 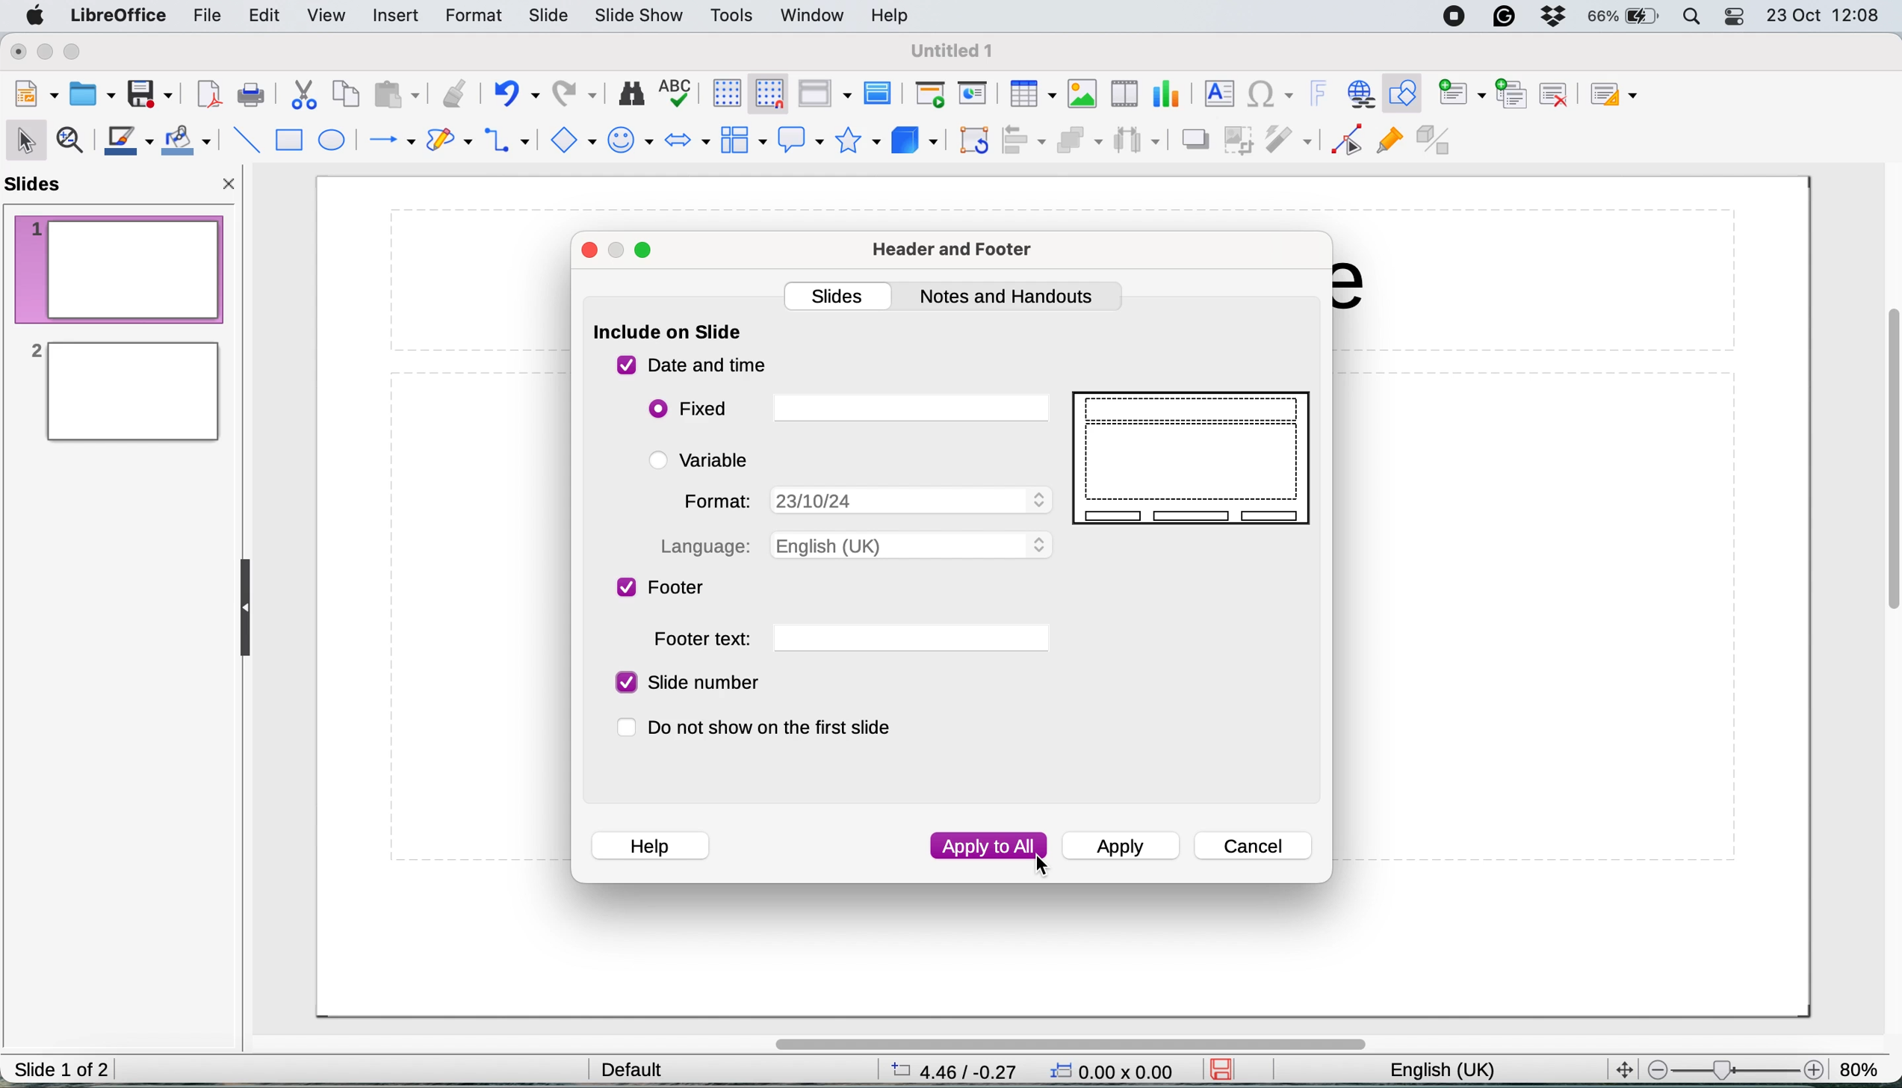 What do you see at coordinates (1554, 19) in the screenshot?
I see `dropbox` at bounding box center [1554, 19].